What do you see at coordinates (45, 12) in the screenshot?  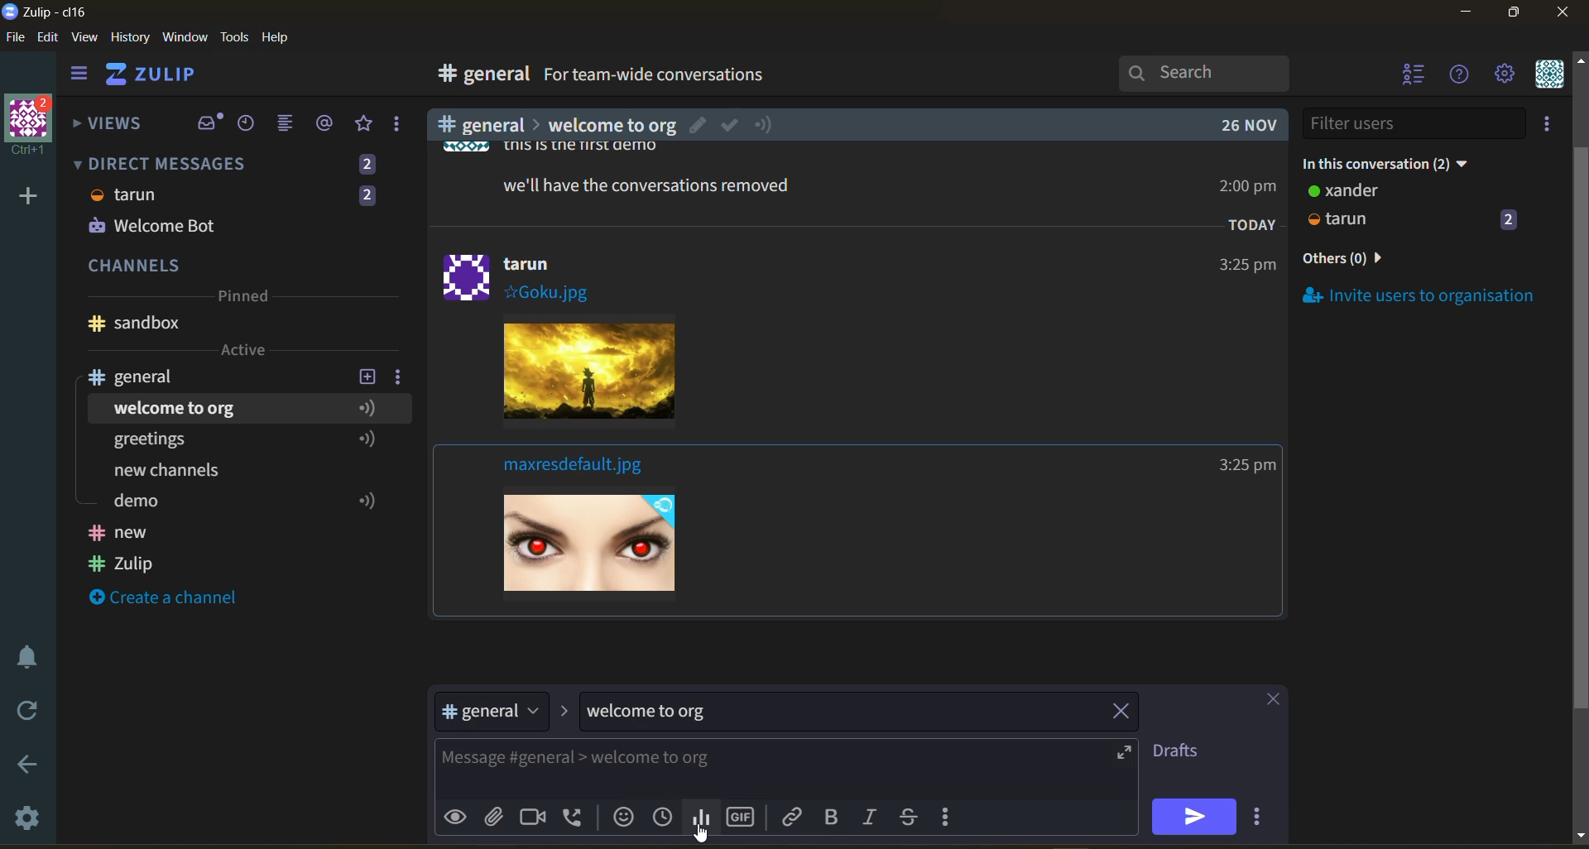 I see `app name and organisation name` at bounding box center [45, 12].